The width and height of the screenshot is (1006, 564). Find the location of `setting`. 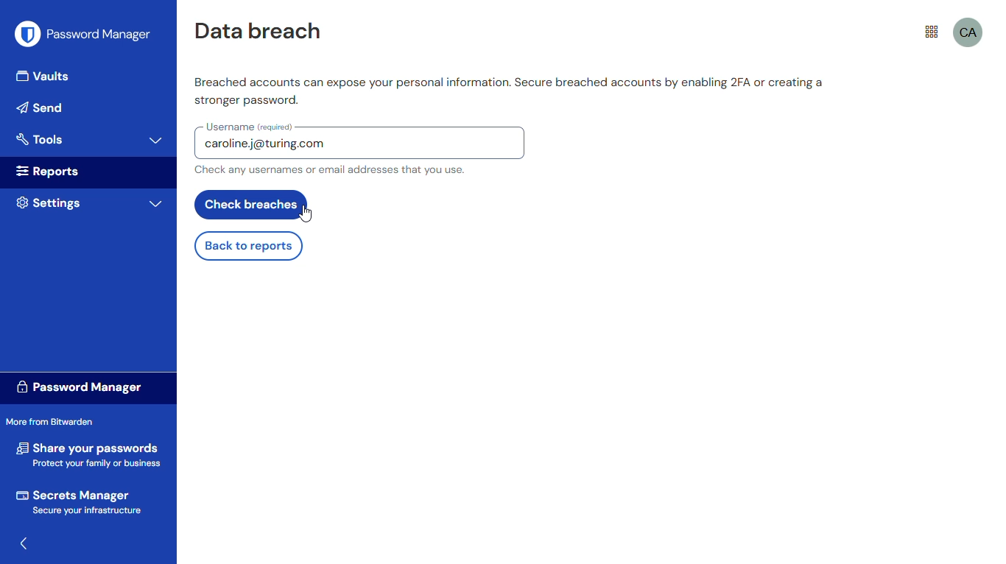

setting is located at coordinates (49, 202).